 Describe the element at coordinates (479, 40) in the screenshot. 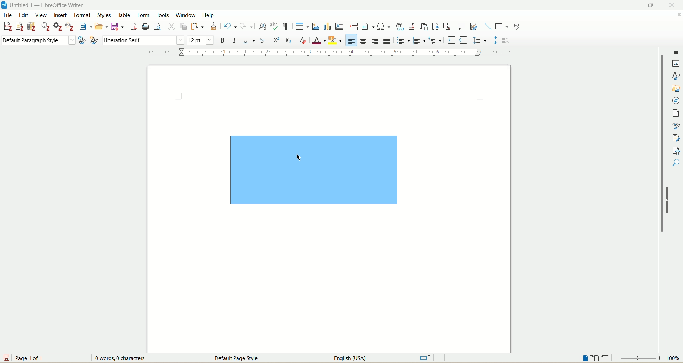

I see `set line spacing` at that location.